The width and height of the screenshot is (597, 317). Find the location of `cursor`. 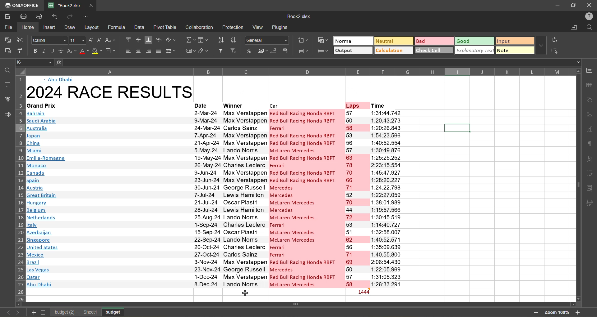

cursor is located at coordinates (246, 292).